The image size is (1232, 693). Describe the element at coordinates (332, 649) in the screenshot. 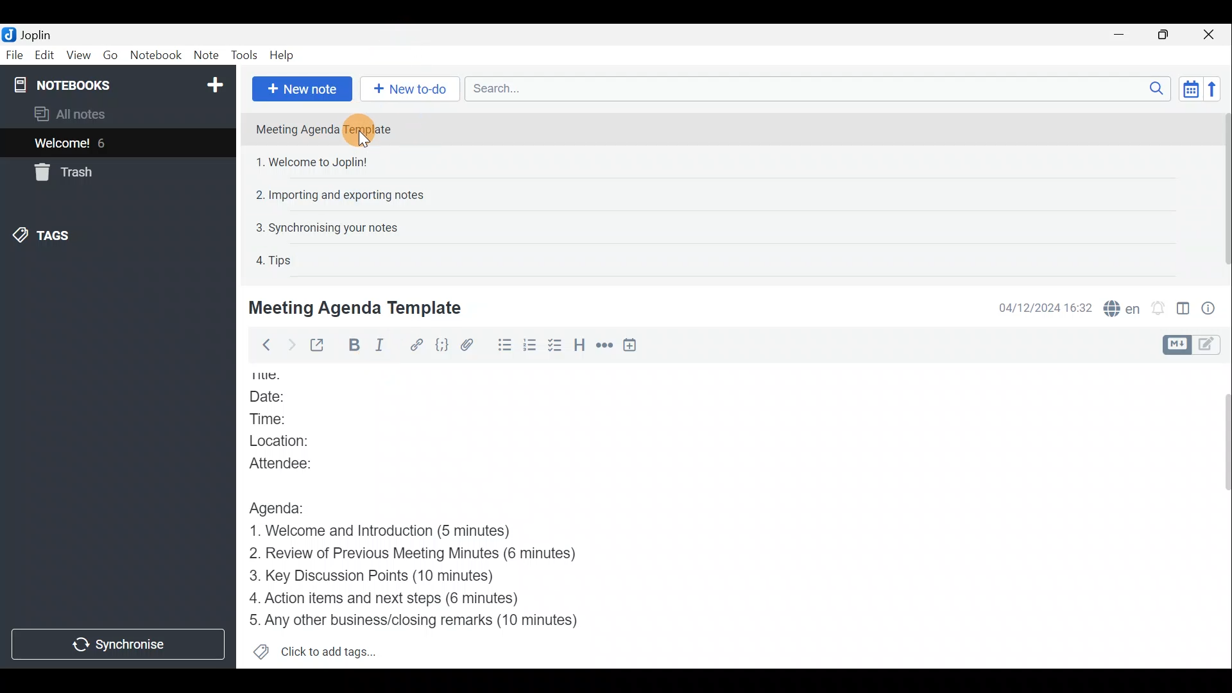

I see `Click to add tags` at that location.